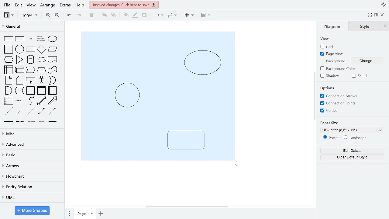  What do you see at coordinates (9, 70) in the screenshot?
I see `internal storage` at bounding box center [9, 70].